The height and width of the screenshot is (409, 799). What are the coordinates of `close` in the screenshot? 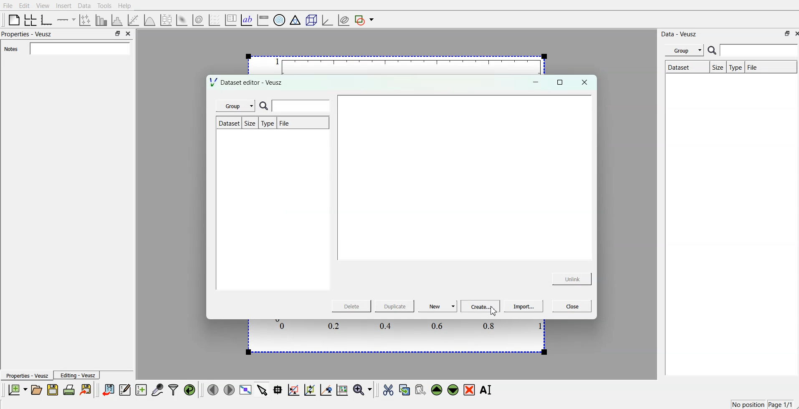 It's located at (129, 33).